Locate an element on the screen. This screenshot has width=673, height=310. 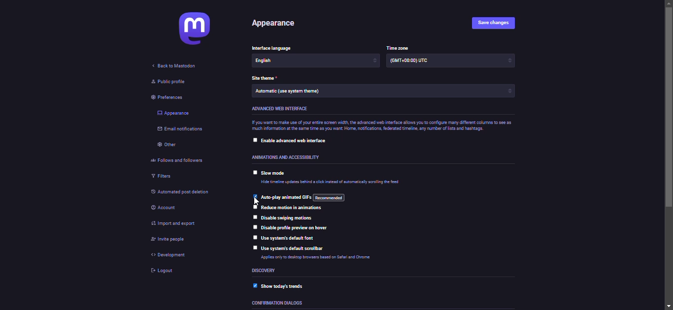
automated post deletion is located at coordinates (183, 192).